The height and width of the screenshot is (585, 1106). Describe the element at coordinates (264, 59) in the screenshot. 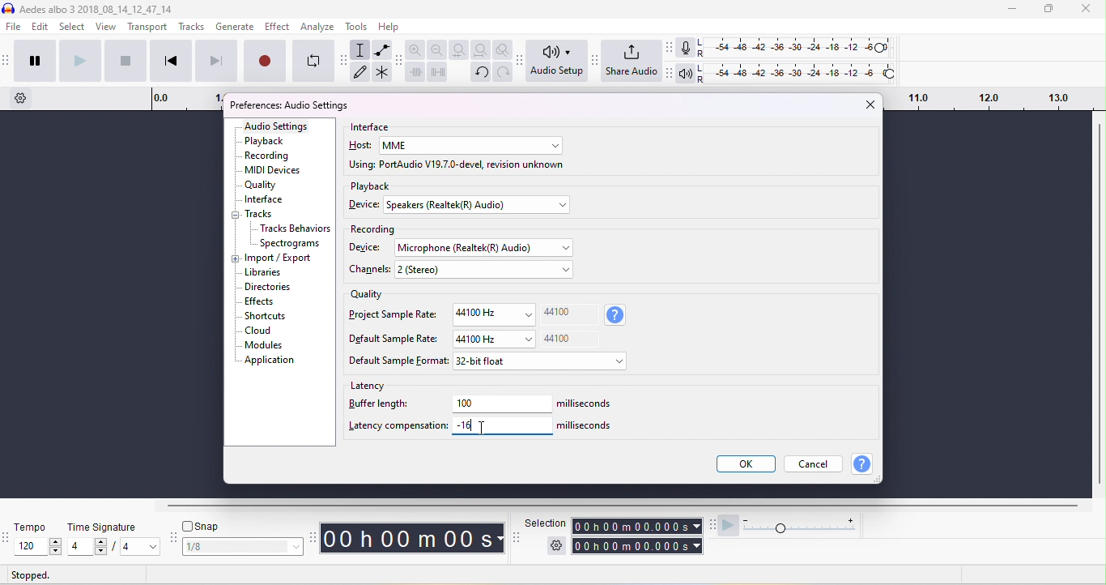

I see `record` at that location.